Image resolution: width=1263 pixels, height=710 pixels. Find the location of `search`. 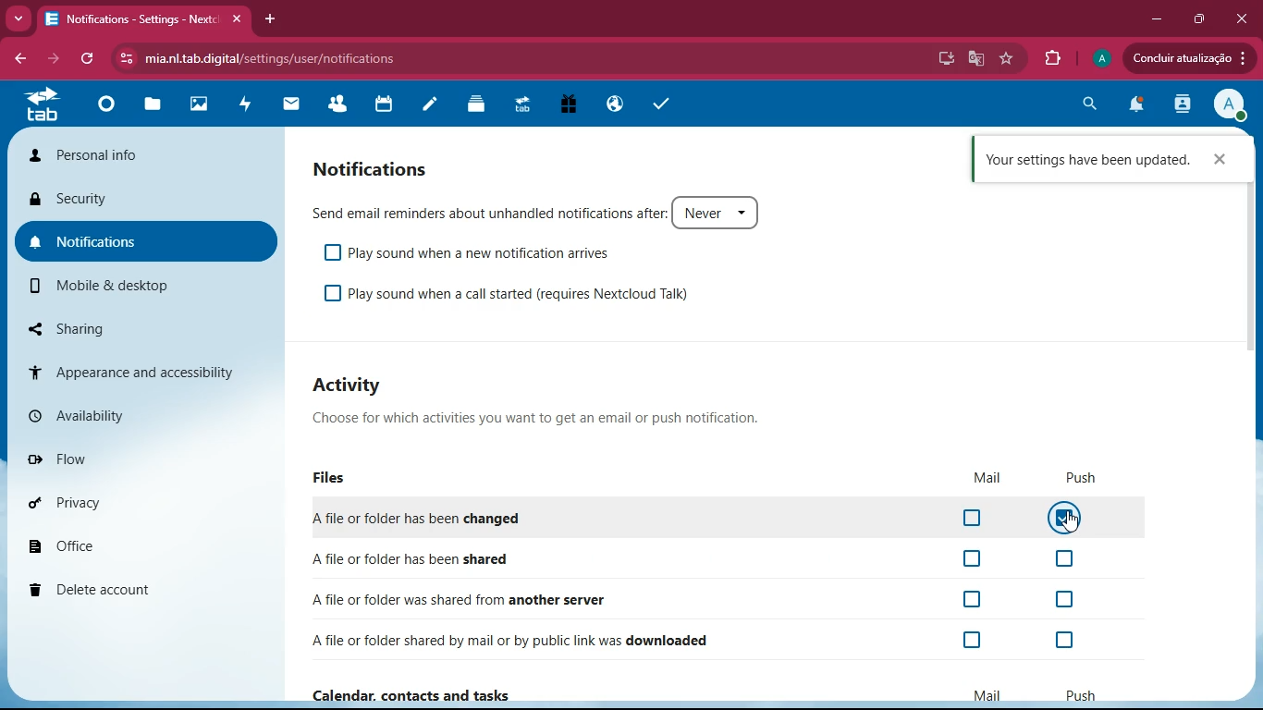

search is located at coordinates (1087, 105).